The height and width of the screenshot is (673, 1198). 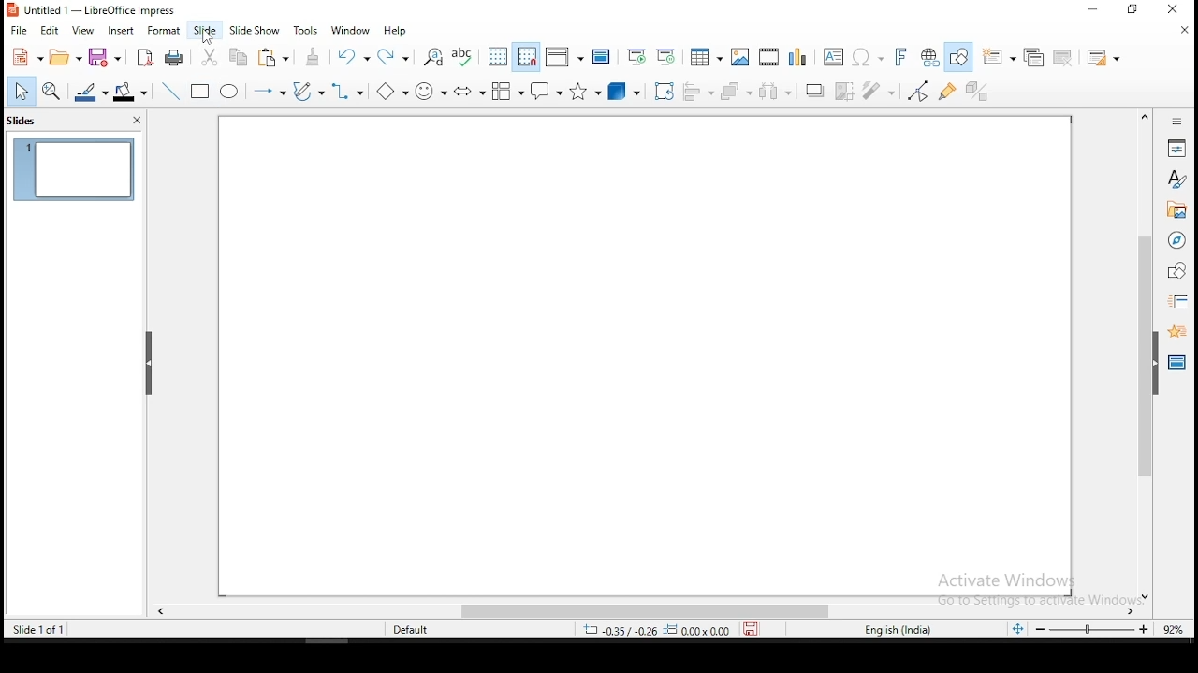 I want to click on scroll bar, so click(x=642, y=611).